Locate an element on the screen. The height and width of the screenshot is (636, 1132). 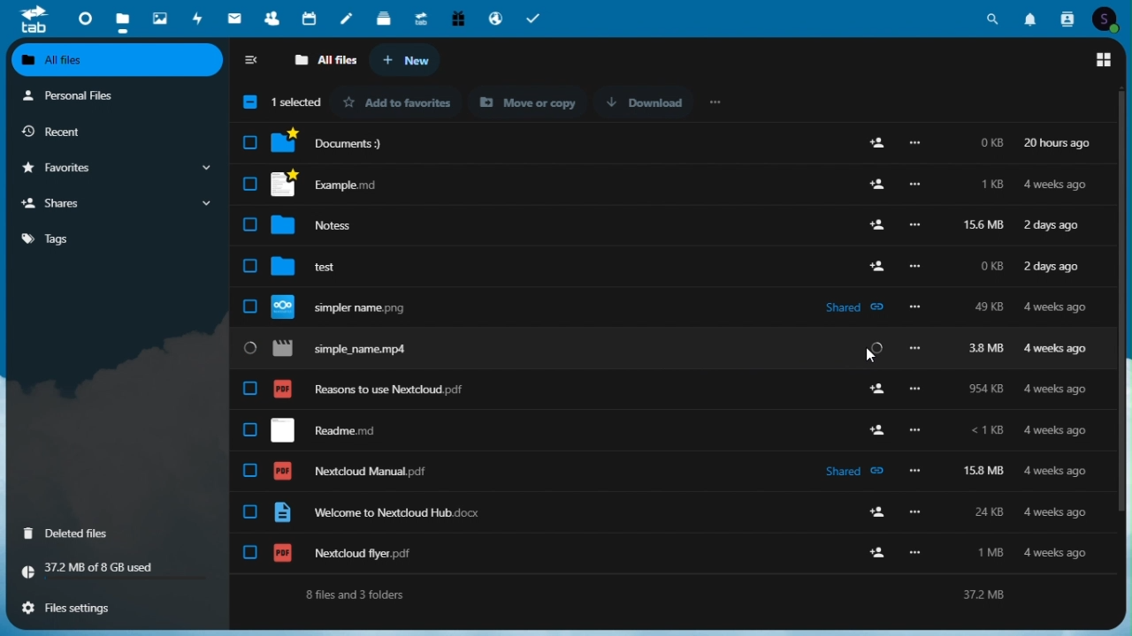
size is located at coordinates (994, 105).